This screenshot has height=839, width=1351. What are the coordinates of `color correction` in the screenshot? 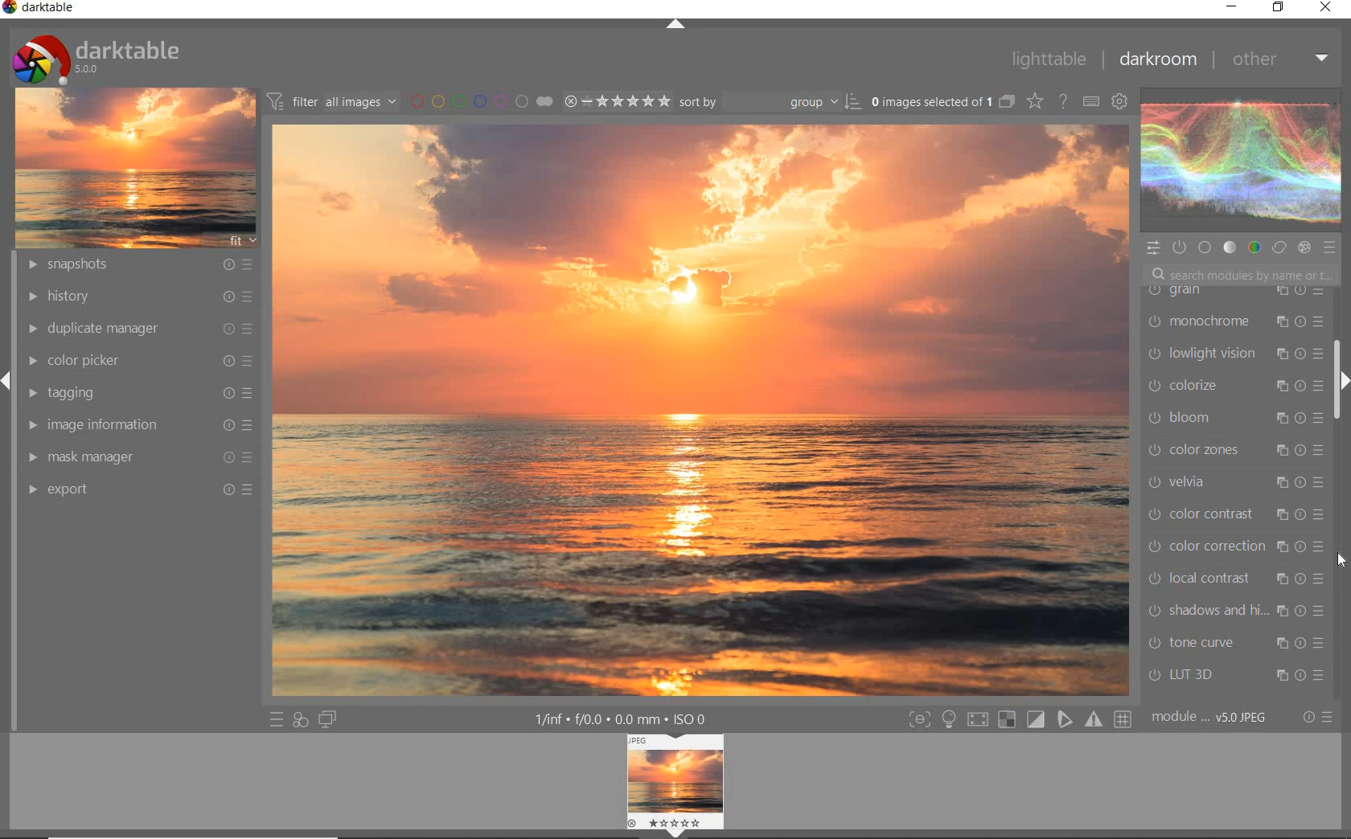 It's located at (1234, 544).